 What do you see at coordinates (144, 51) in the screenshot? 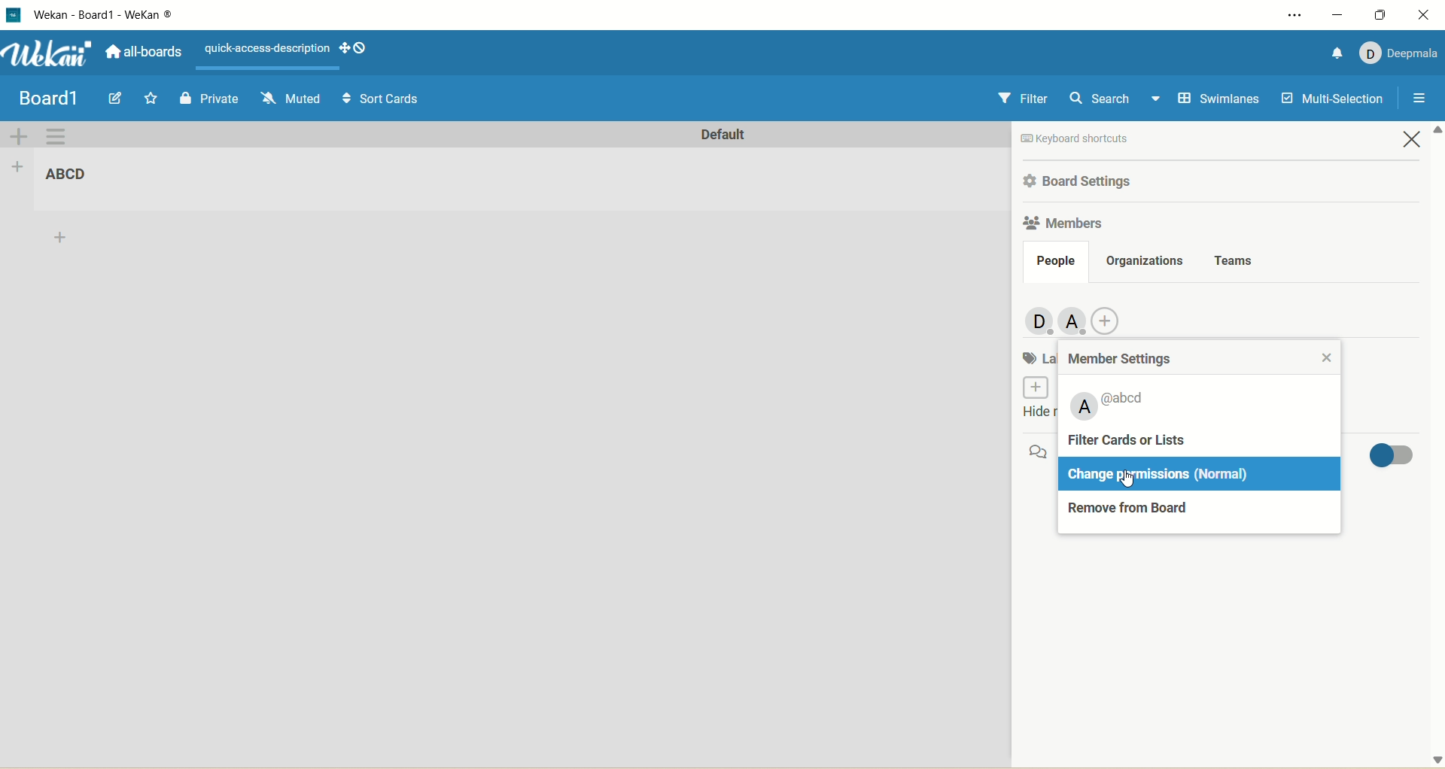
I see `all boards` at bounding box center [144, 51].